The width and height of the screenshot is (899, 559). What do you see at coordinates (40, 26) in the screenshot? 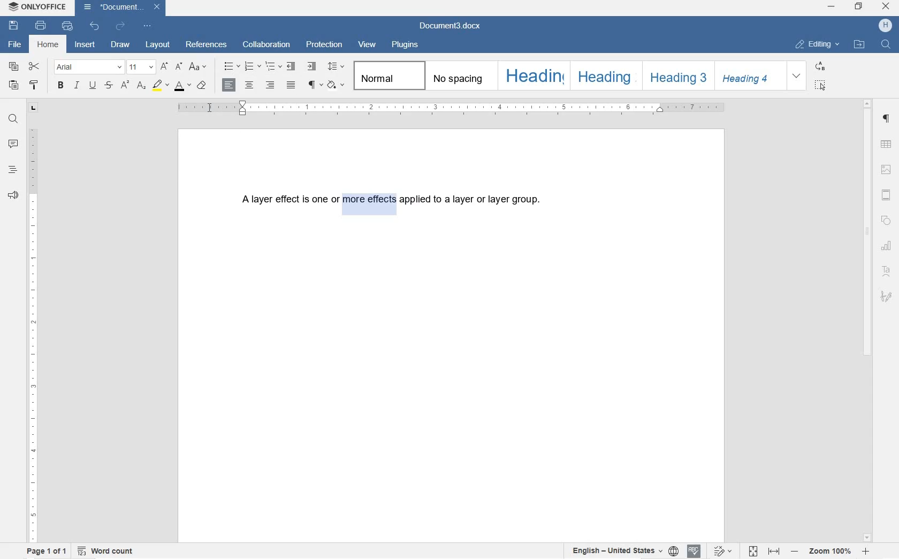
I see `PRINT` at bounding box center [40, 26].